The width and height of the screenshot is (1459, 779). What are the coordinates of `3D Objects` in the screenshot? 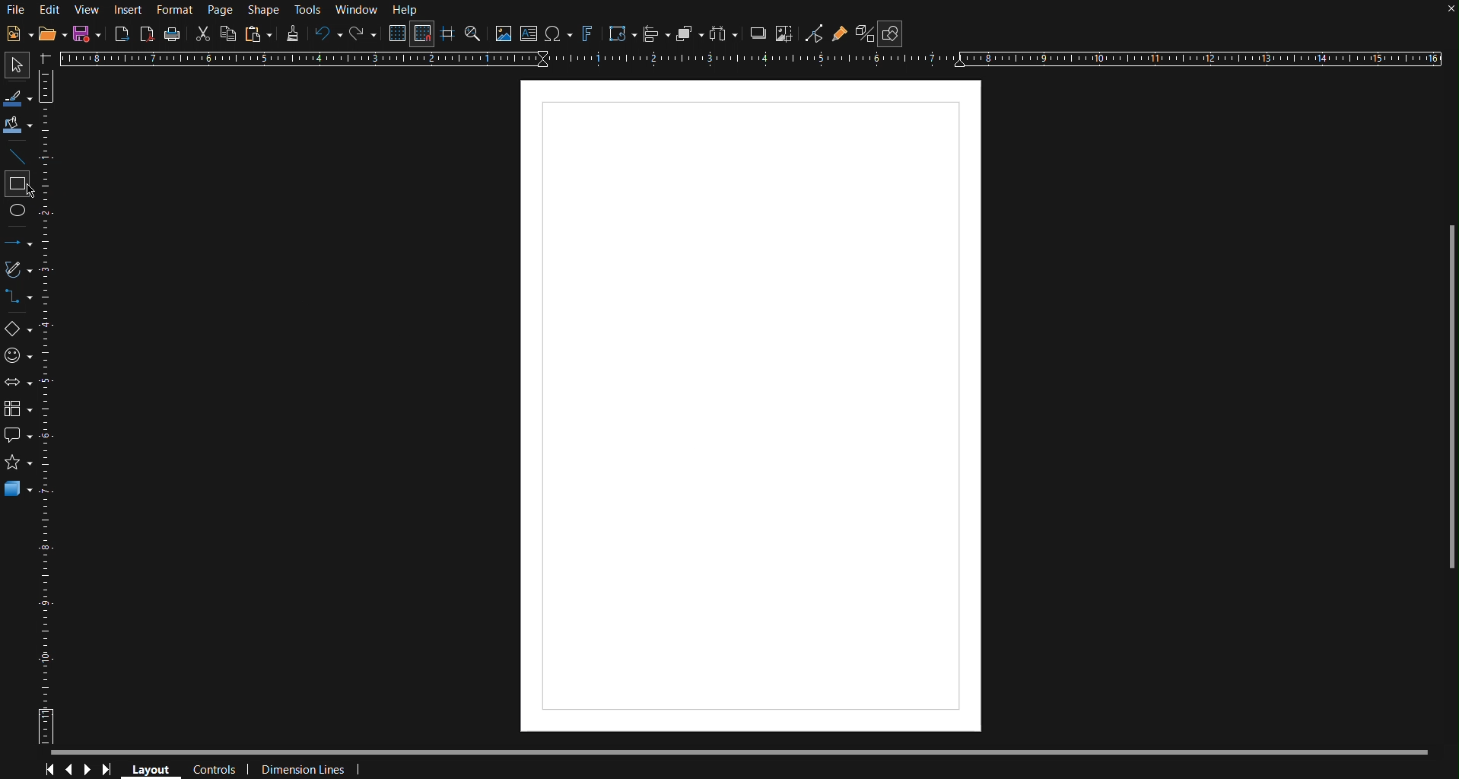 It's located at (18, 488).